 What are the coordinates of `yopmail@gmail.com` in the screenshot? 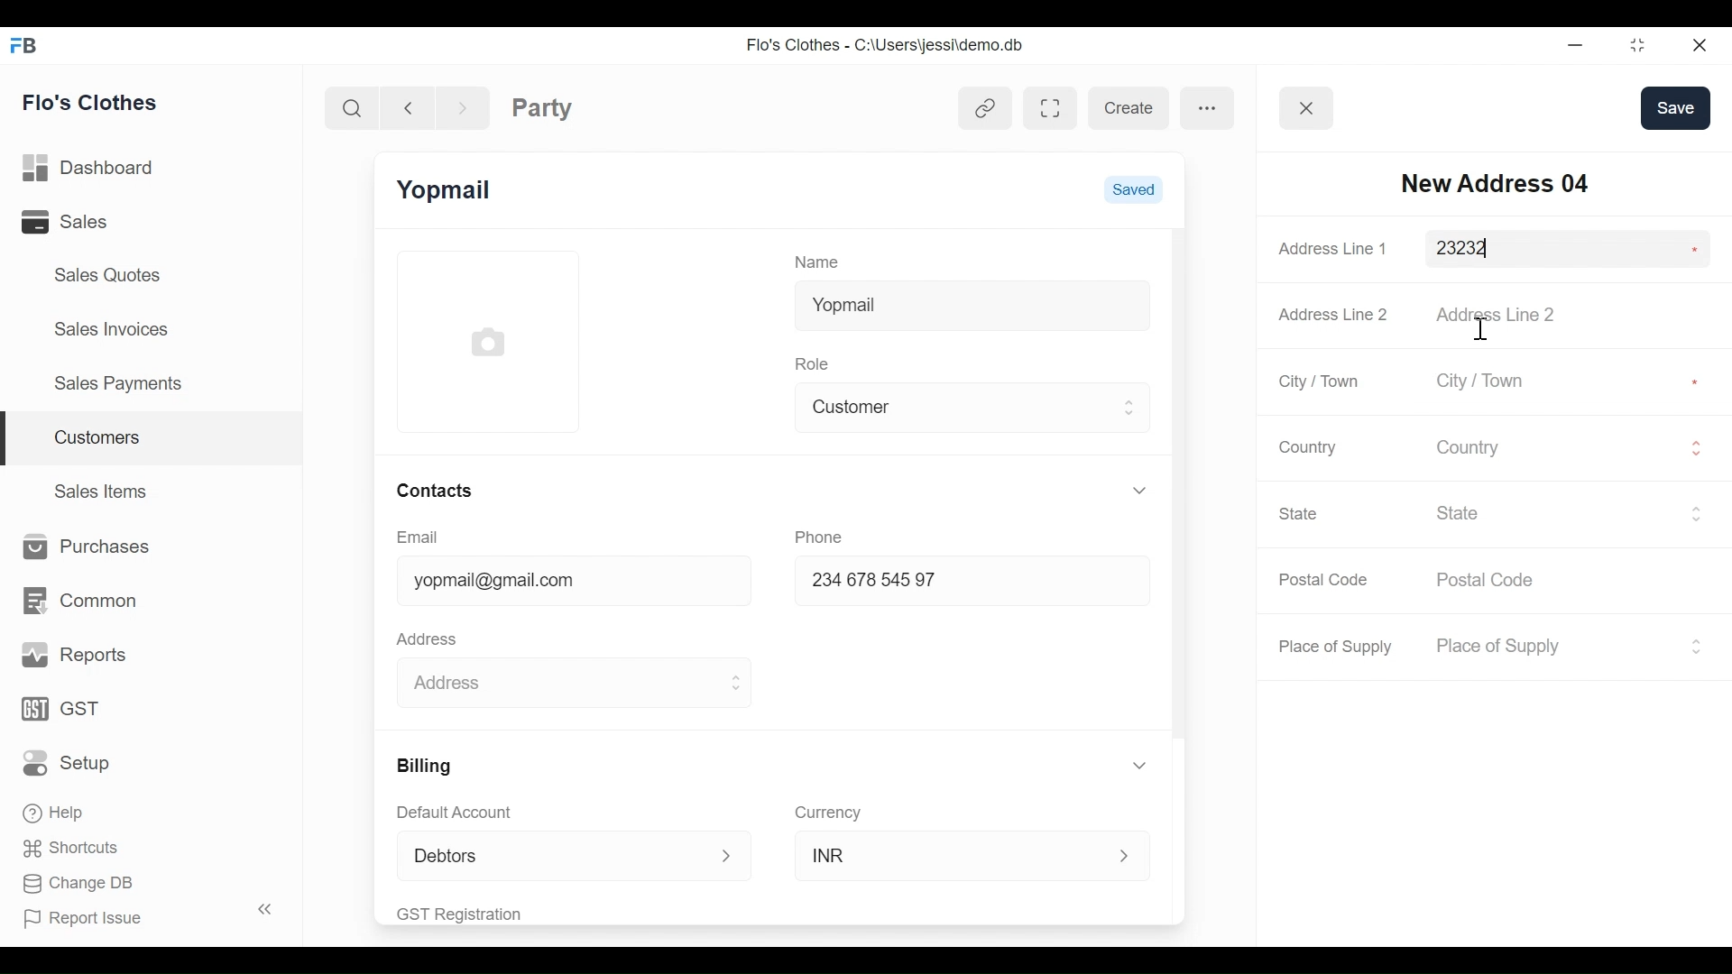 It's located at (558, 583).